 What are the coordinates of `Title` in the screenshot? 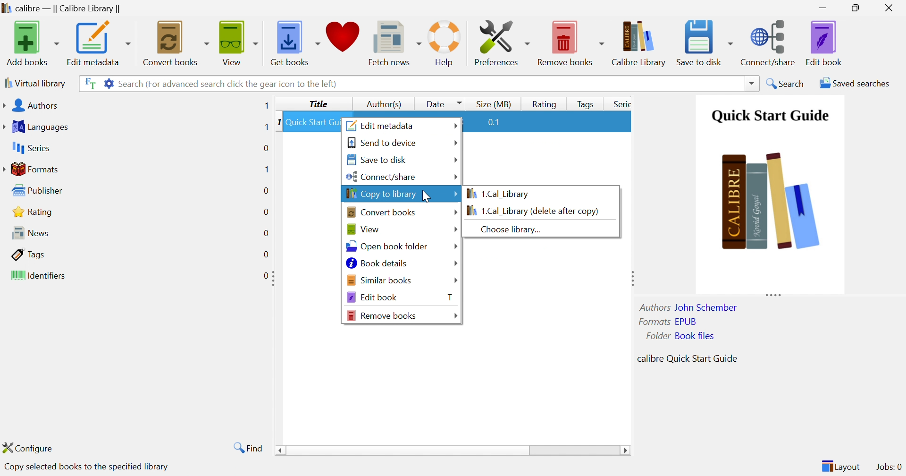 It's located at (317, 104).